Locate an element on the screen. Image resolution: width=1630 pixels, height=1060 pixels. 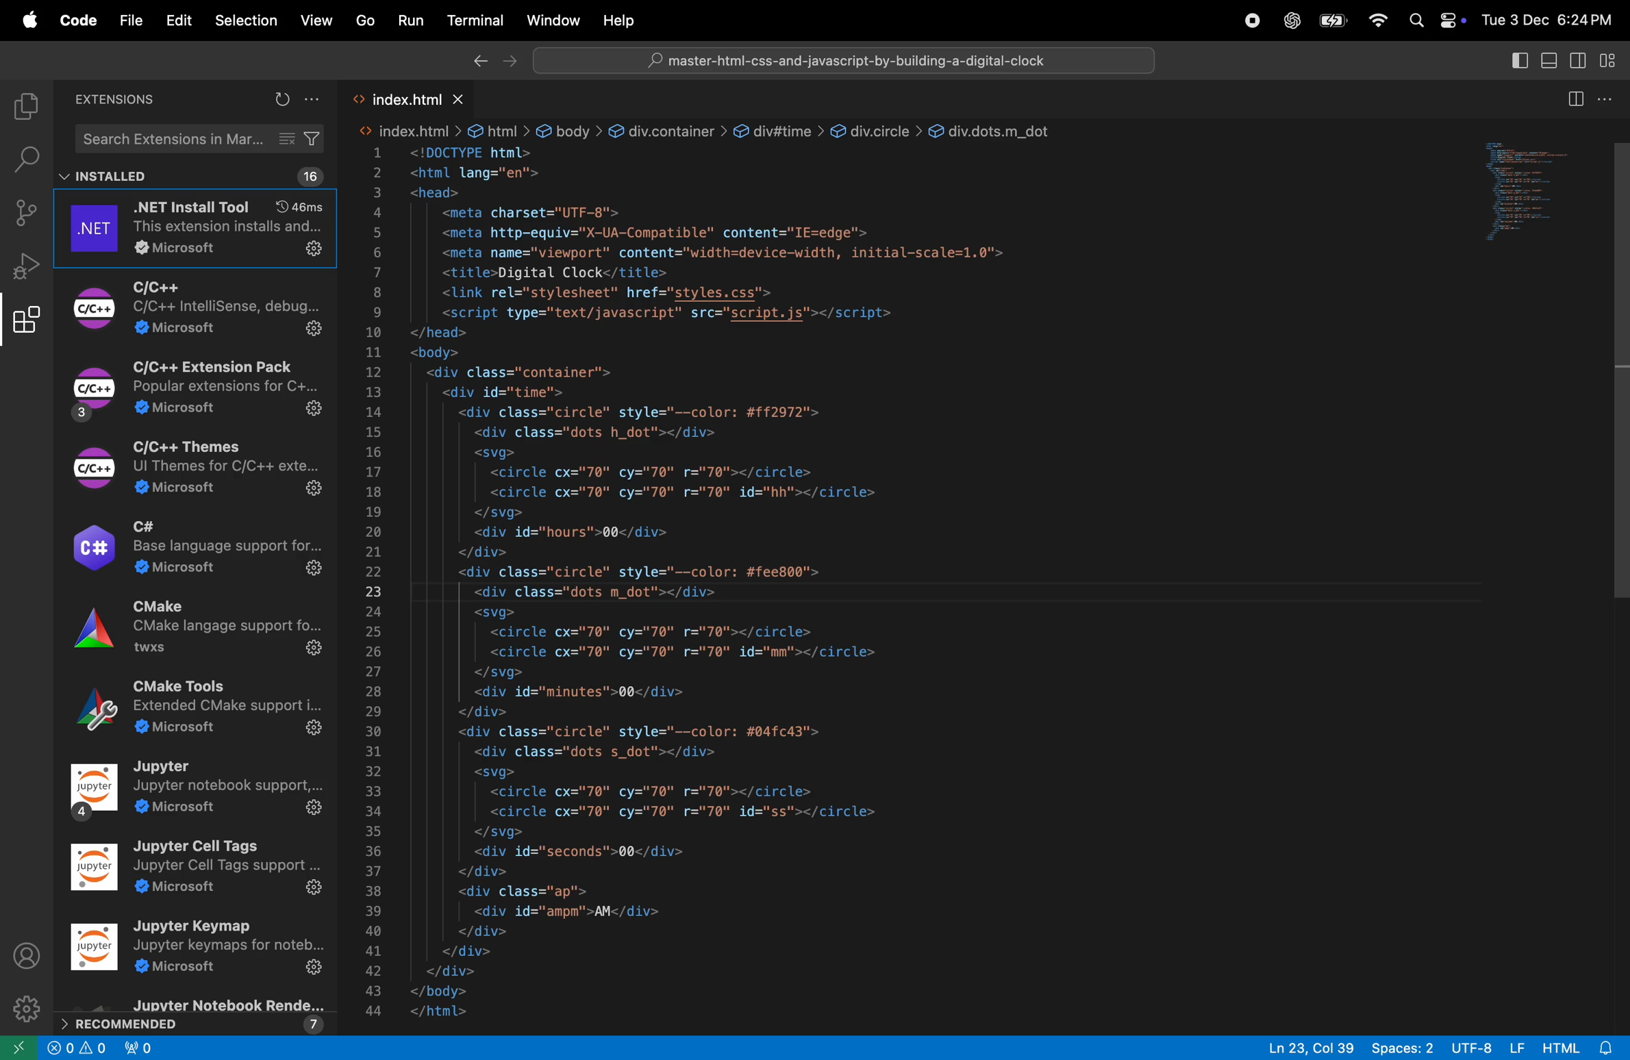
Edit is located at coordinates (175, 19).